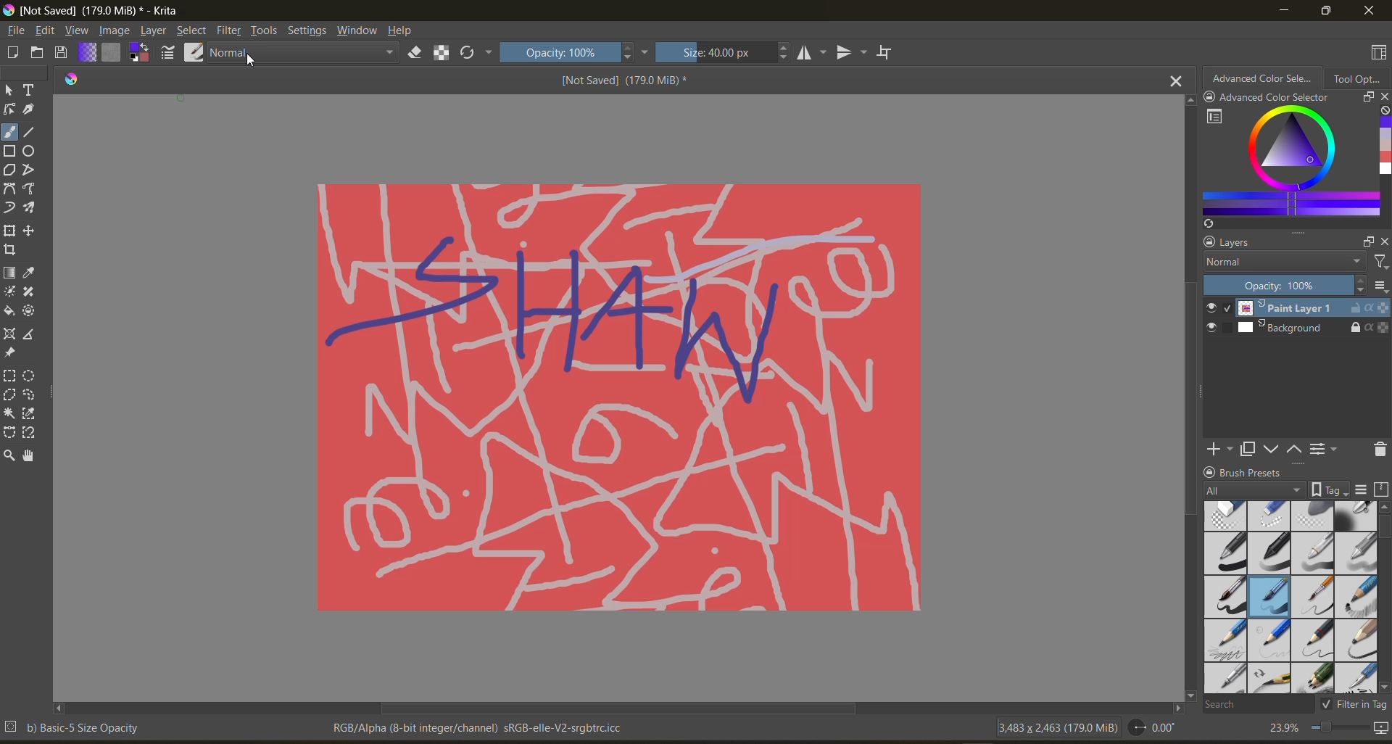  Describe the element at coordinates (1312, 307) in the screenshot. I see `Print Layer 1` at that location.